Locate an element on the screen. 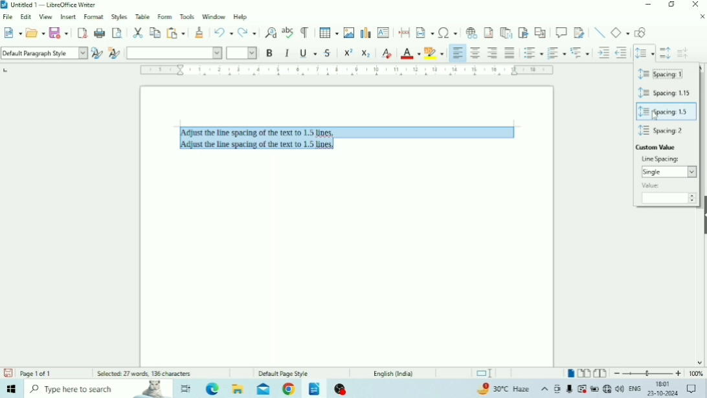  OBS Studio is located at coordinates (341, 389).